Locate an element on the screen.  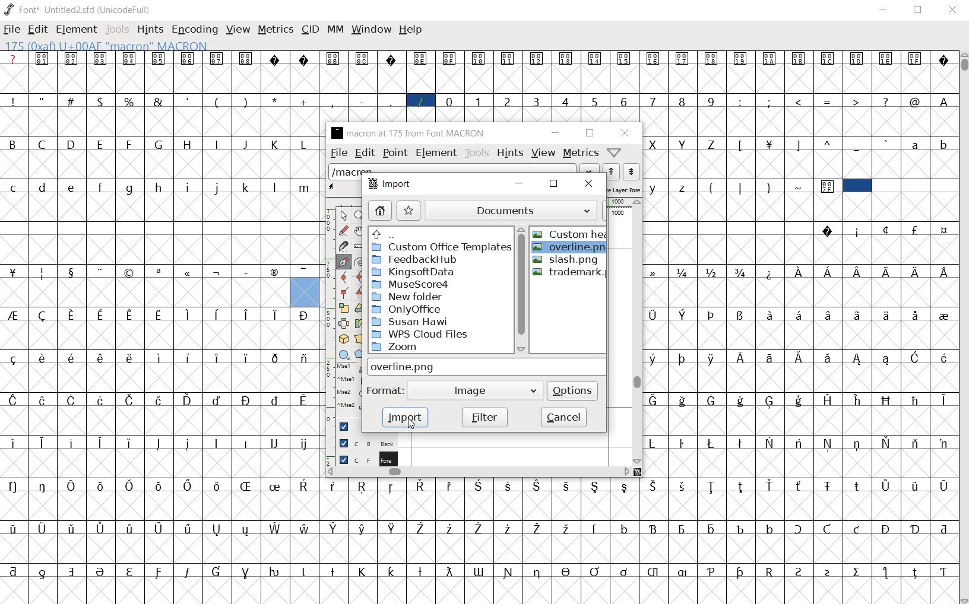
view is located at coordinates (543, 154).